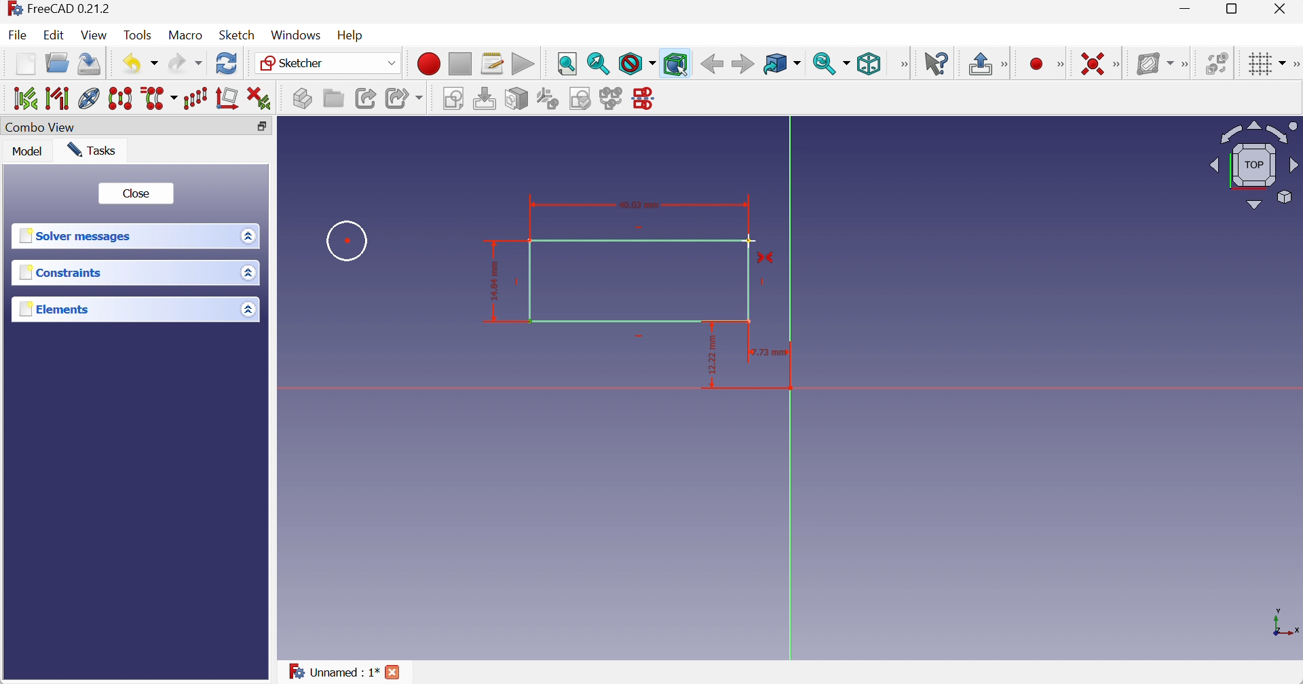  What do you see at coordinates (751, 242) in the screenshot?
I see `Cursor` at bounding box center [751, 242].